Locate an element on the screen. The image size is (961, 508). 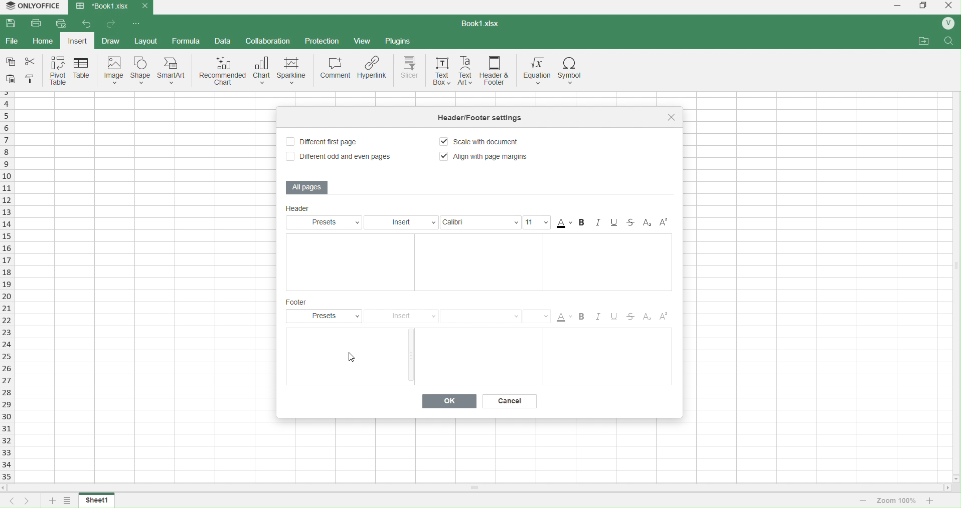
close is located at coordinates (673, 118).